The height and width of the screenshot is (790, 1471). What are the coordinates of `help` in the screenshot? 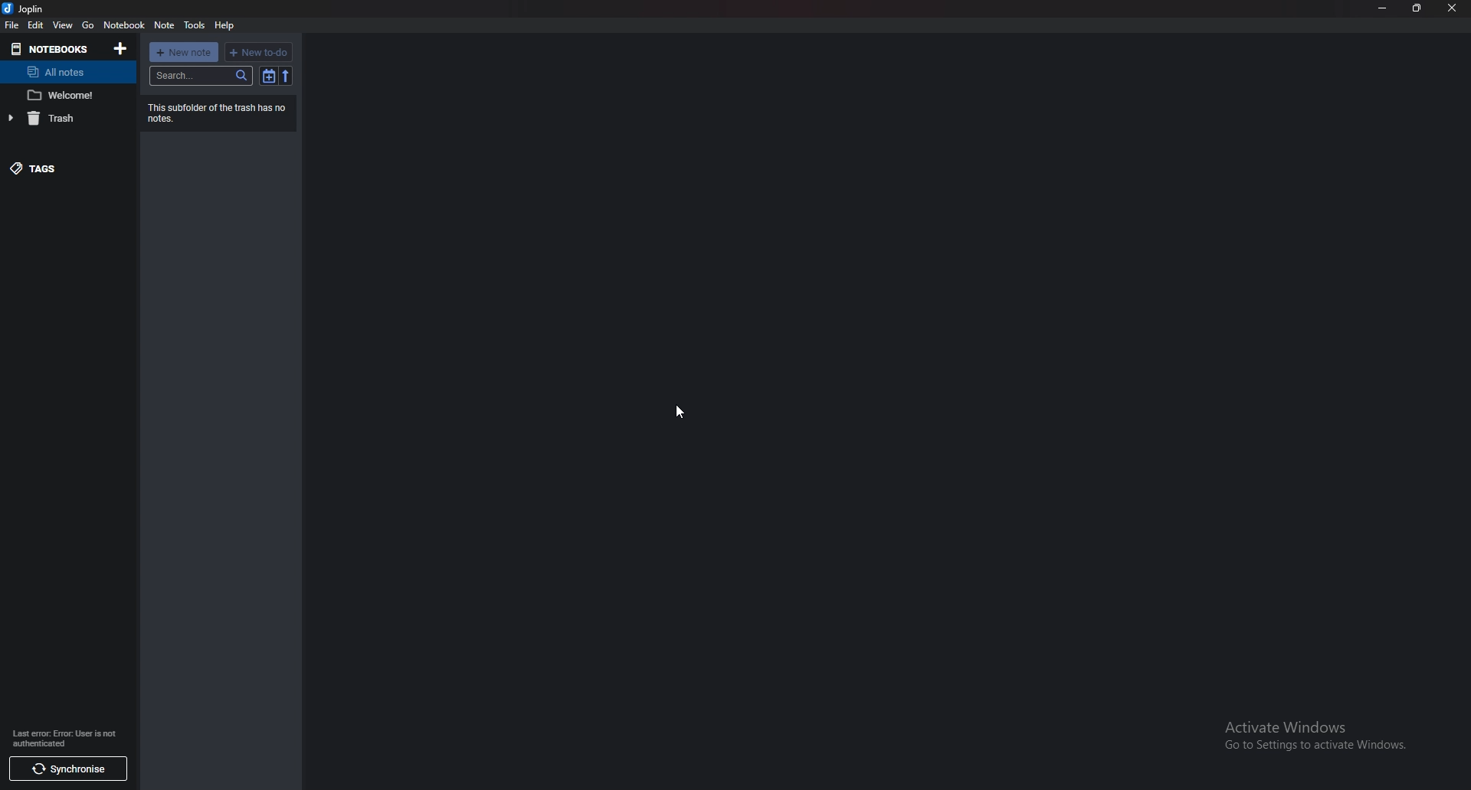 It's located at (226, 26).